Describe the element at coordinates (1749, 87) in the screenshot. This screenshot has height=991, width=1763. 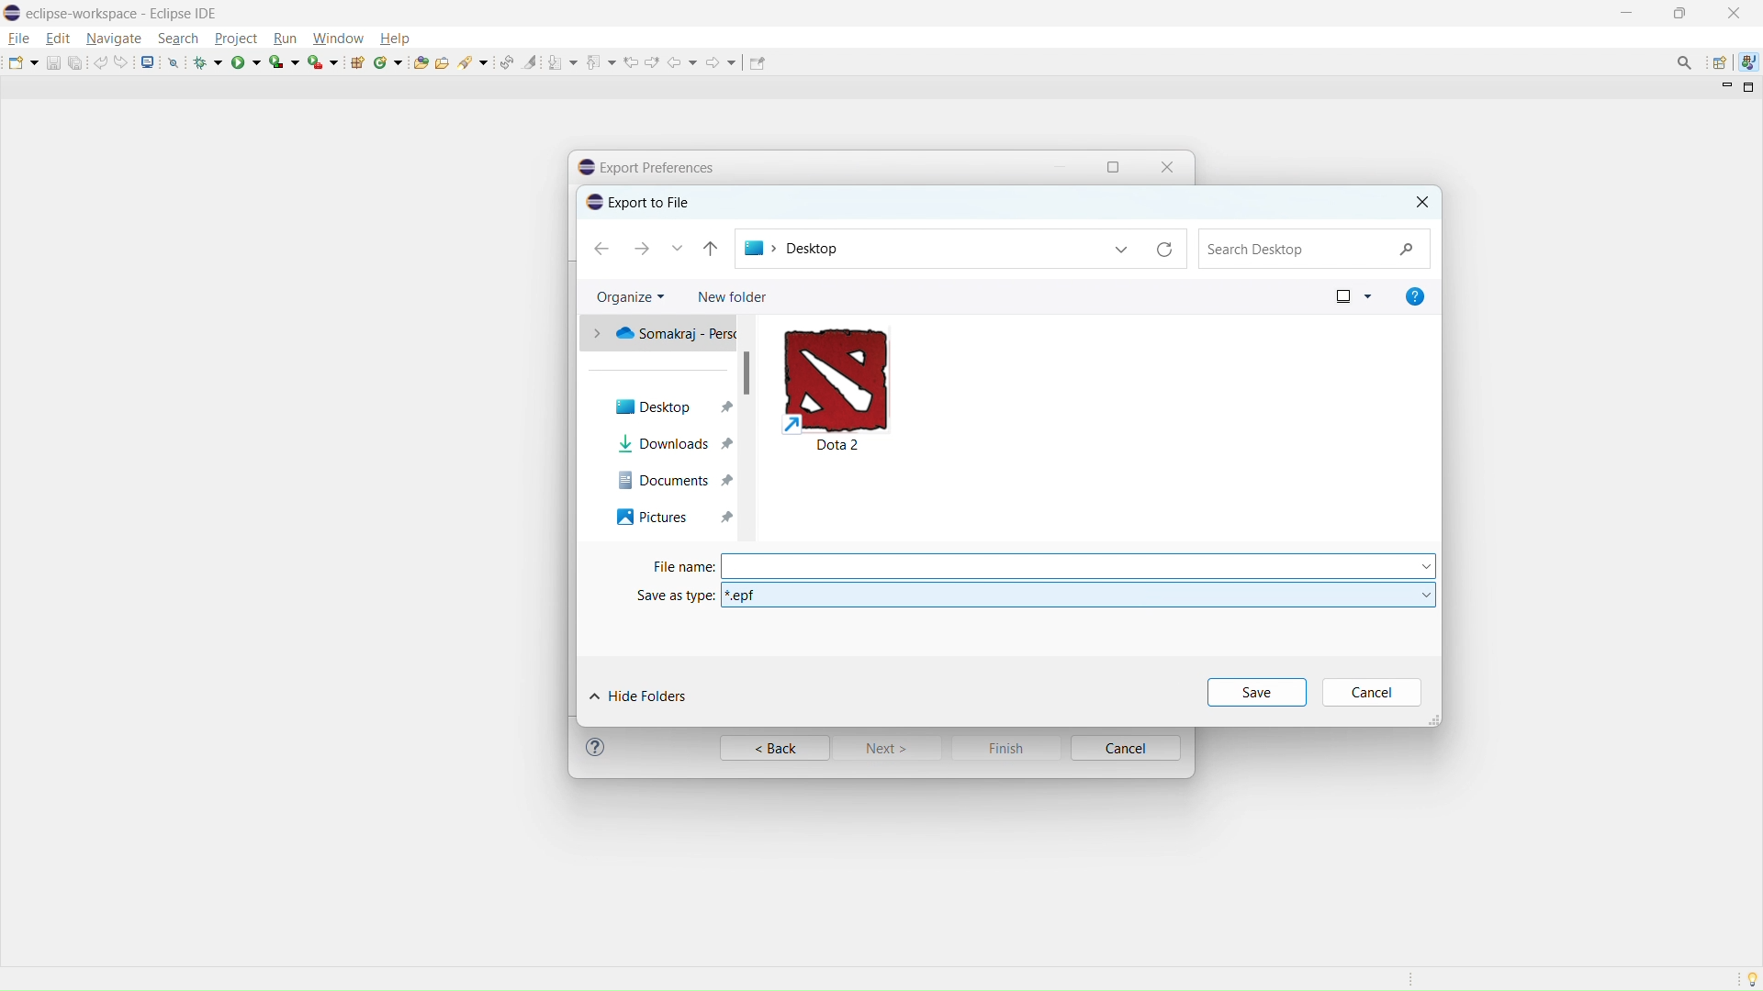
I see `maximize view` at that location.